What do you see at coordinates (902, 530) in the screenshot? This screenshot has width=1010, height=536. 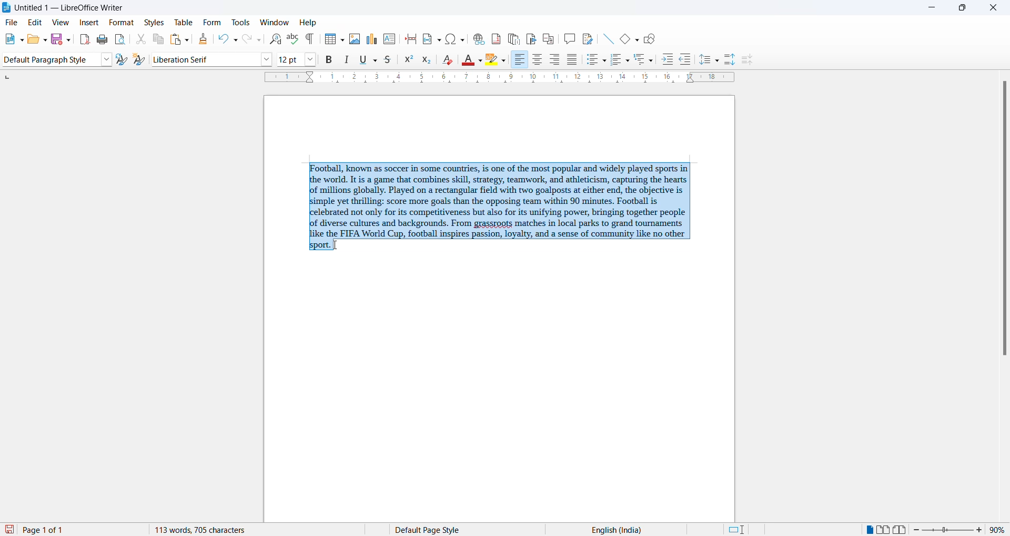 I see `book view` at bounding box center [902, 530].